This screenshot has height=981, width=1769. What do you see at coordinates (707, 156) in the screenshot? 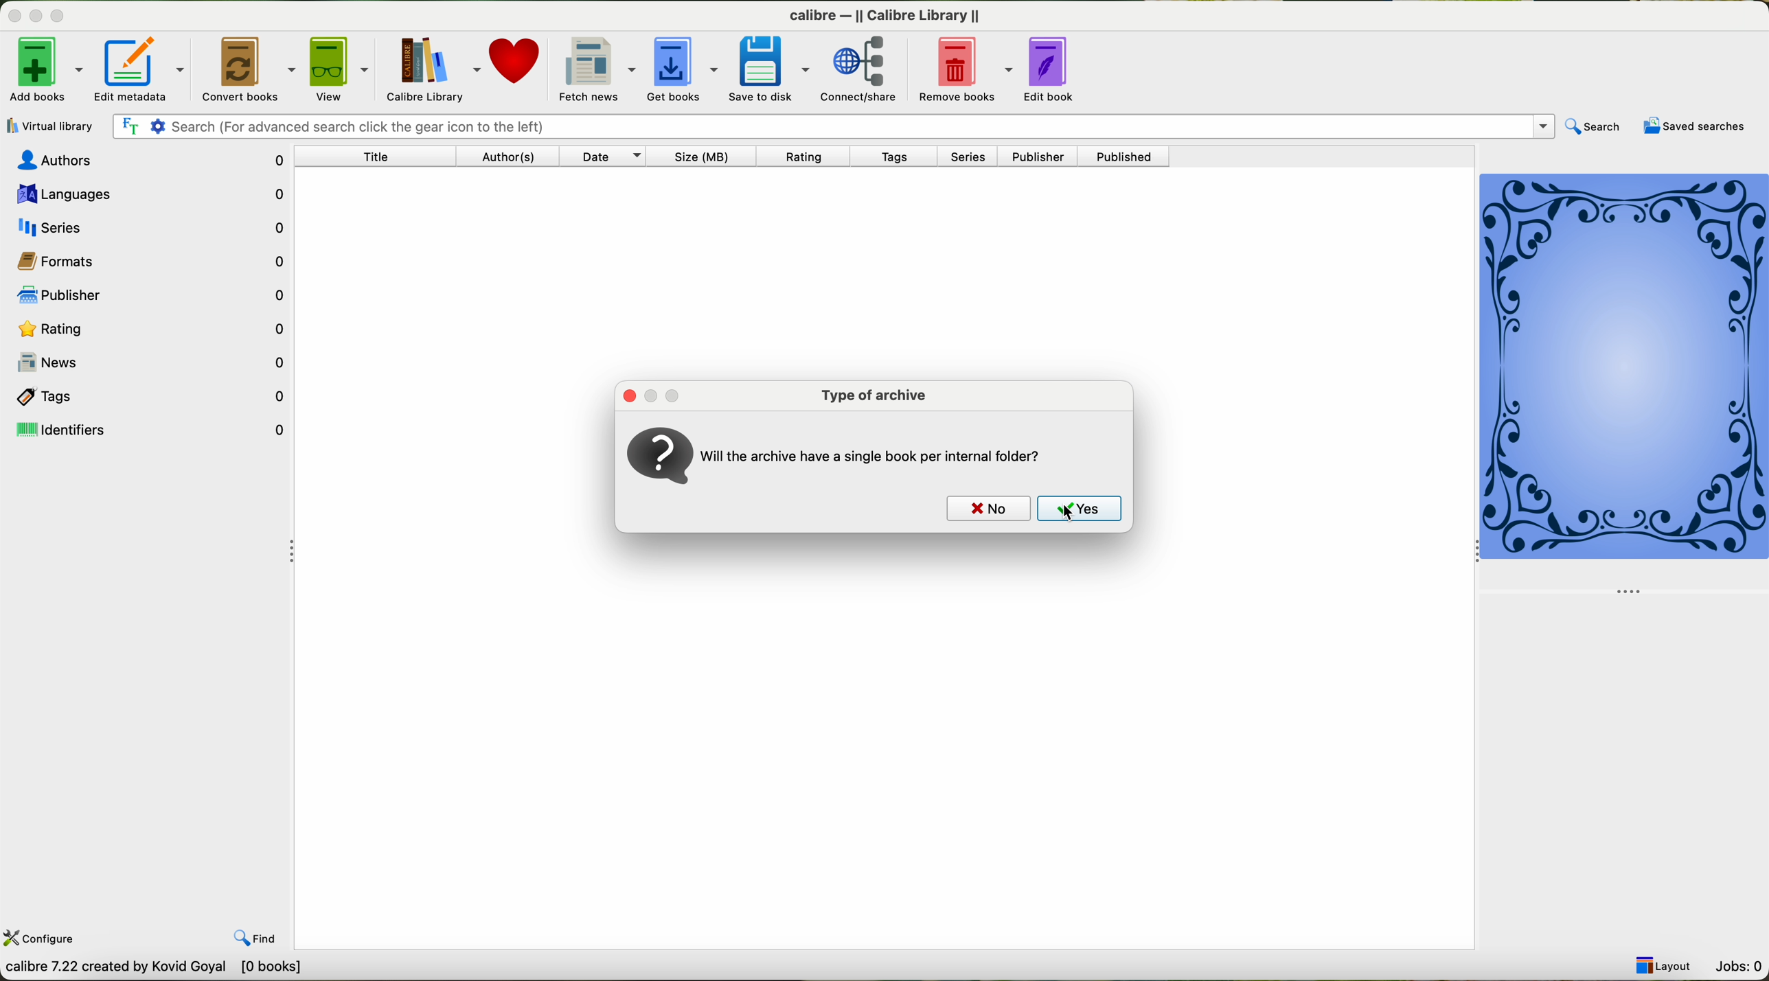
I see `size` at bounding box center [707, 156].